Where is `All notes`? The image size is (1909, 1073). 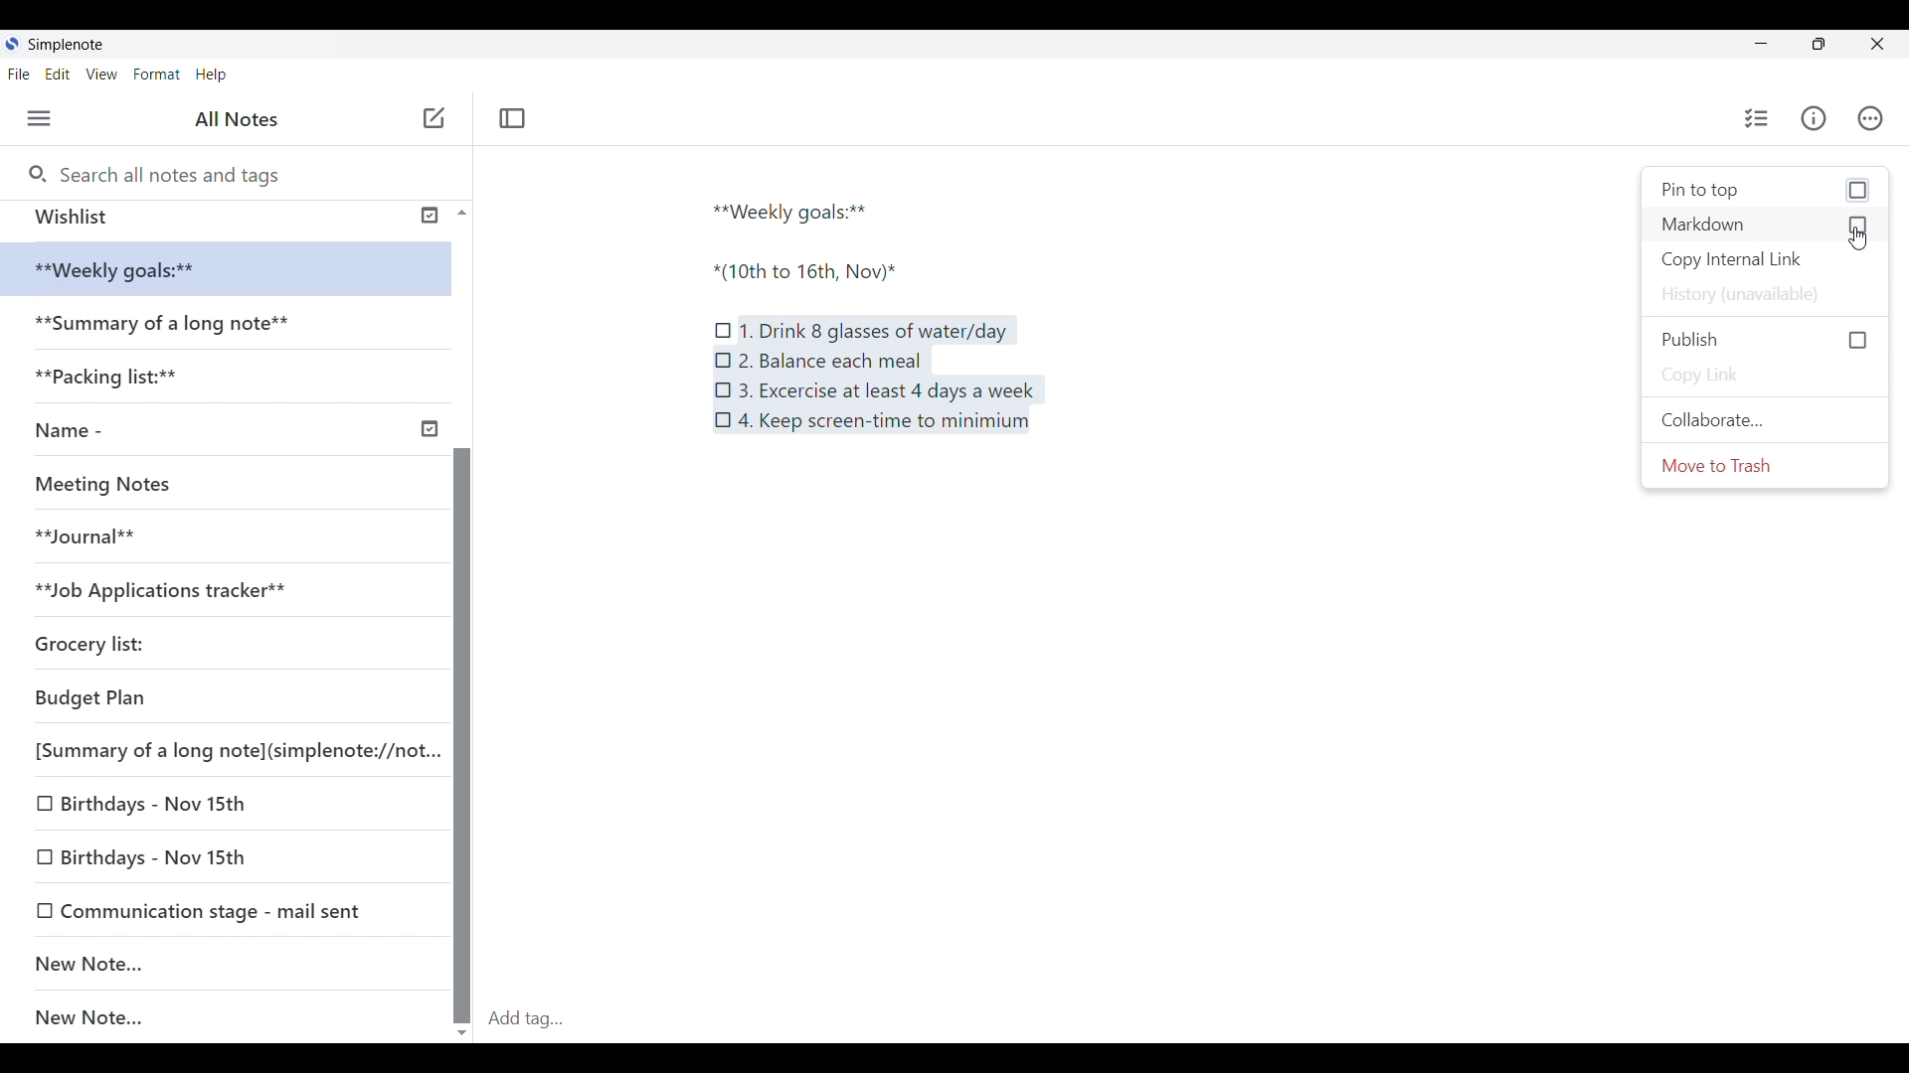
All notes is located at coordinates (242, 119).